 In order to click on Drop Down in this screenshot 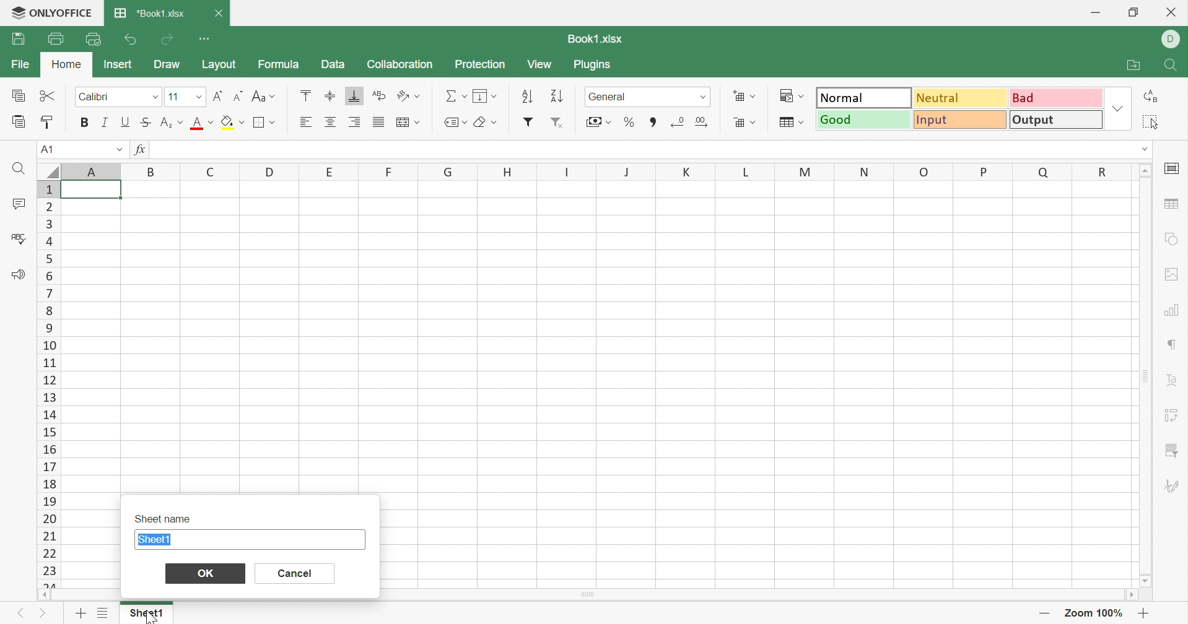, I will do `click(1143, 150)`.